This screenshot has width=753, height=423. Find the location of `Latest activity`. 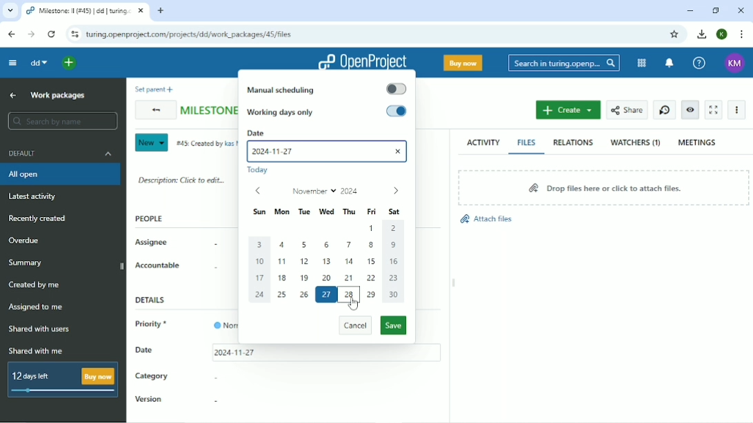

Latest activity is located at coordinates (37, 196).